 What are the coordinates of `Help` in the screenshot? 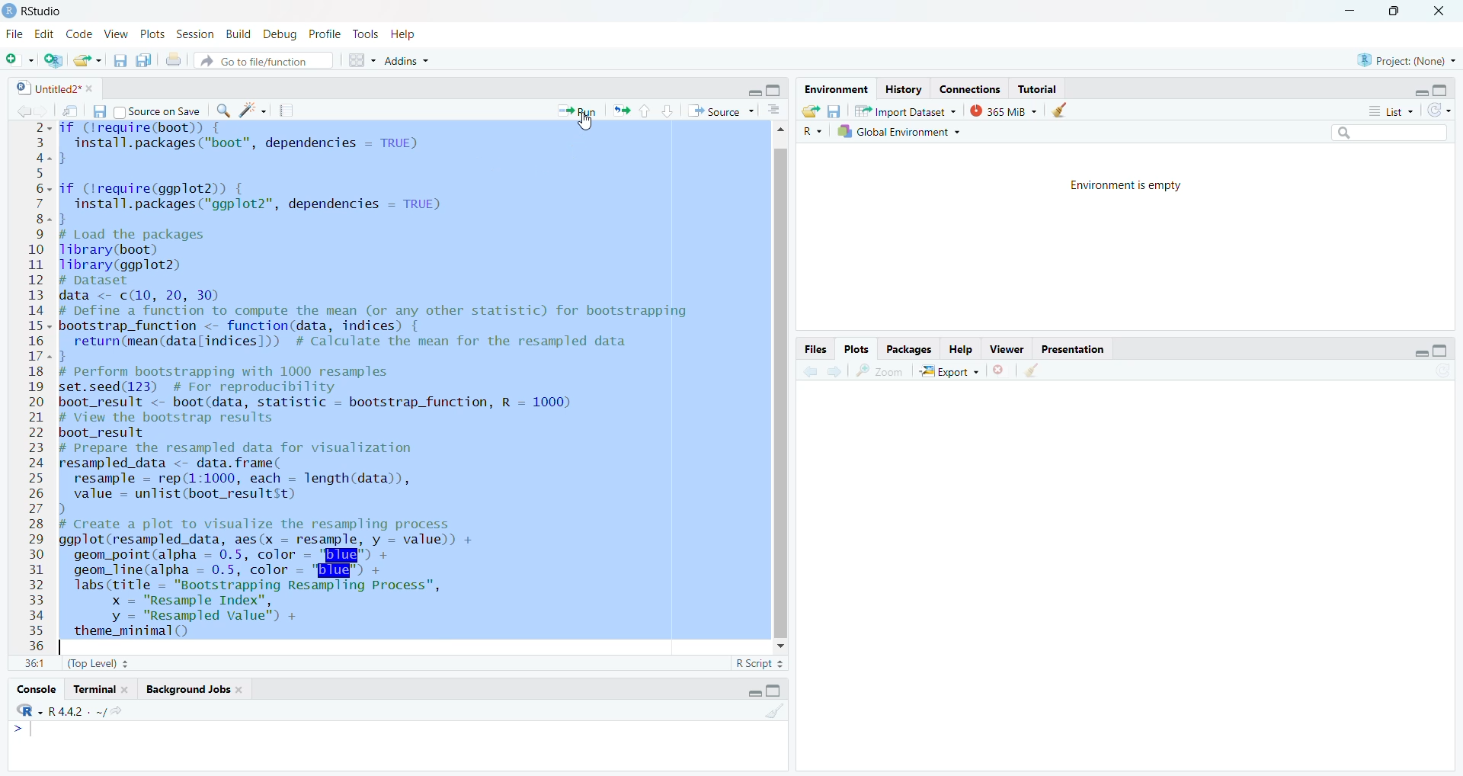 It's located at (959, 348).